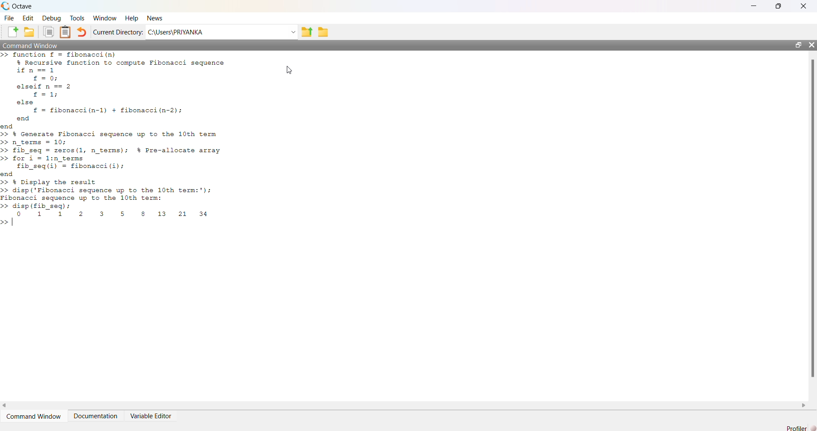  Describe the element at coordinates (107, 18) in the screenshot. I see `Nindow` at that location.